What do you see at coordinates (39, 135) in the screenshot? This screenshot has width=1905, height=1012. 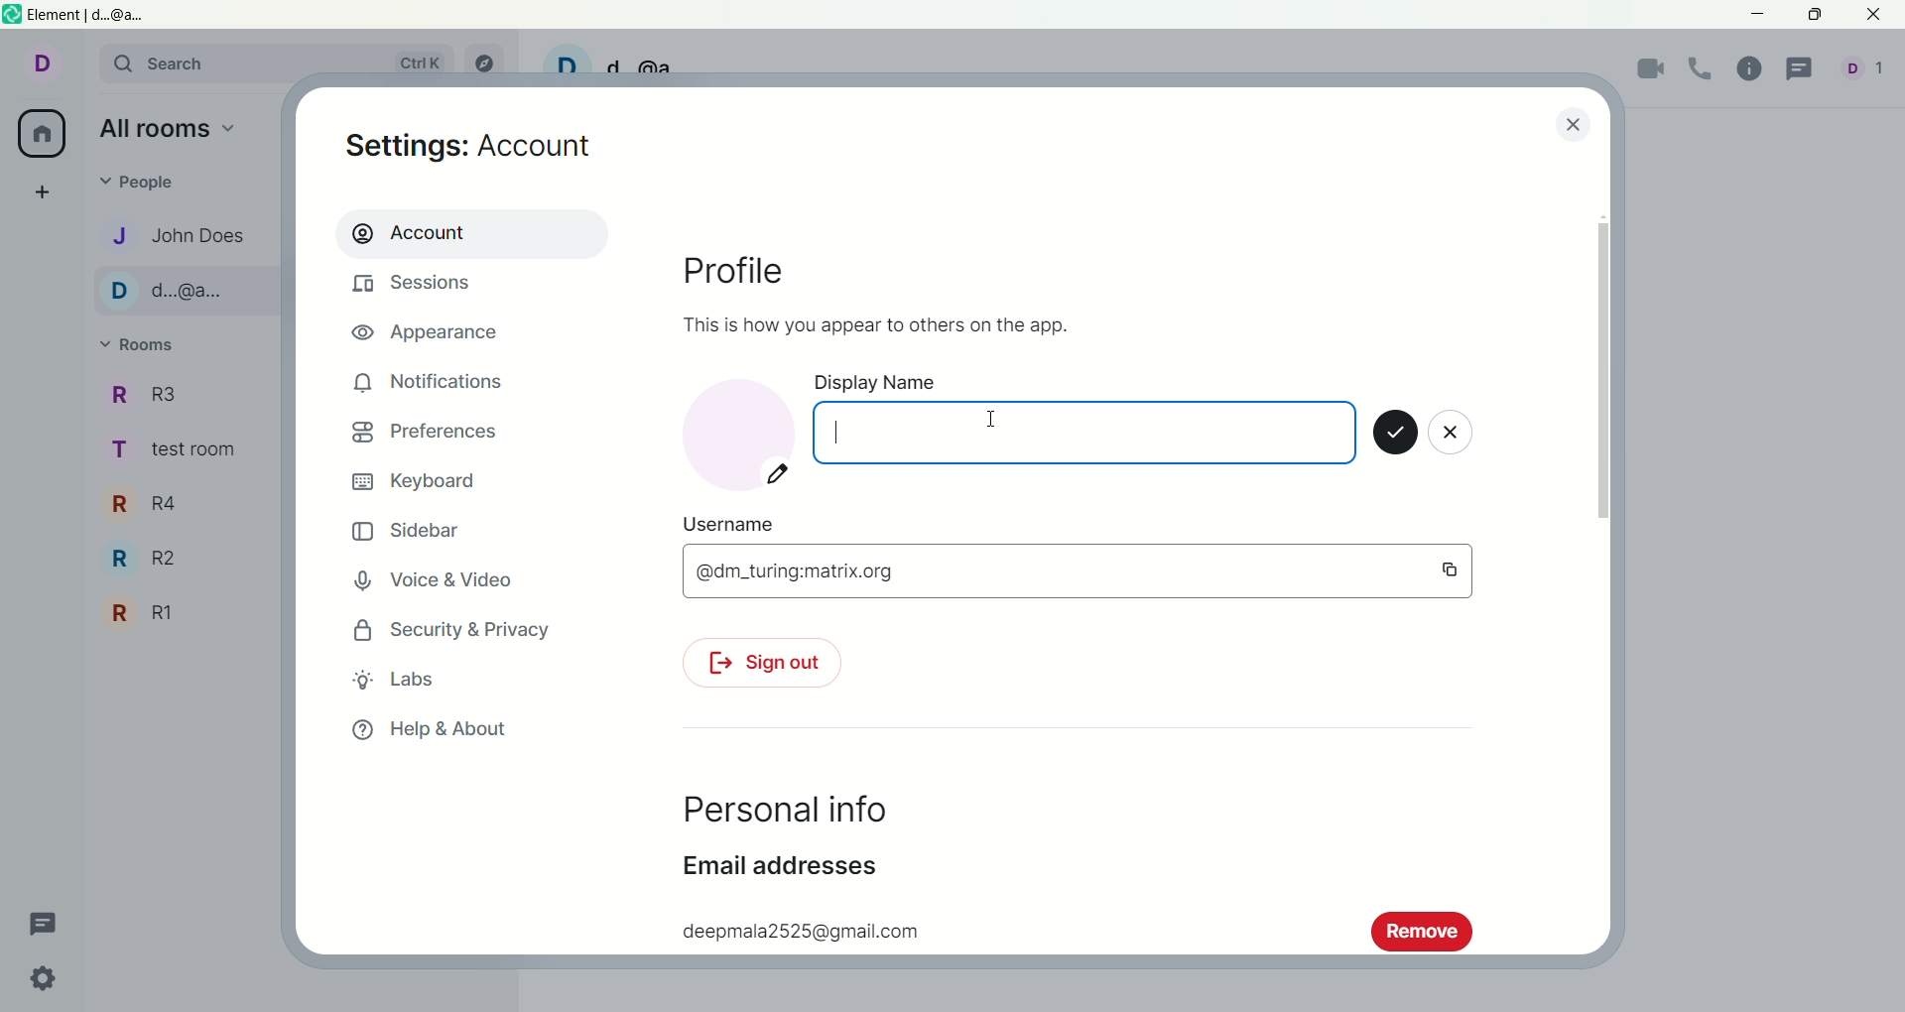 I see `all room` at bounding box center [39, 135].